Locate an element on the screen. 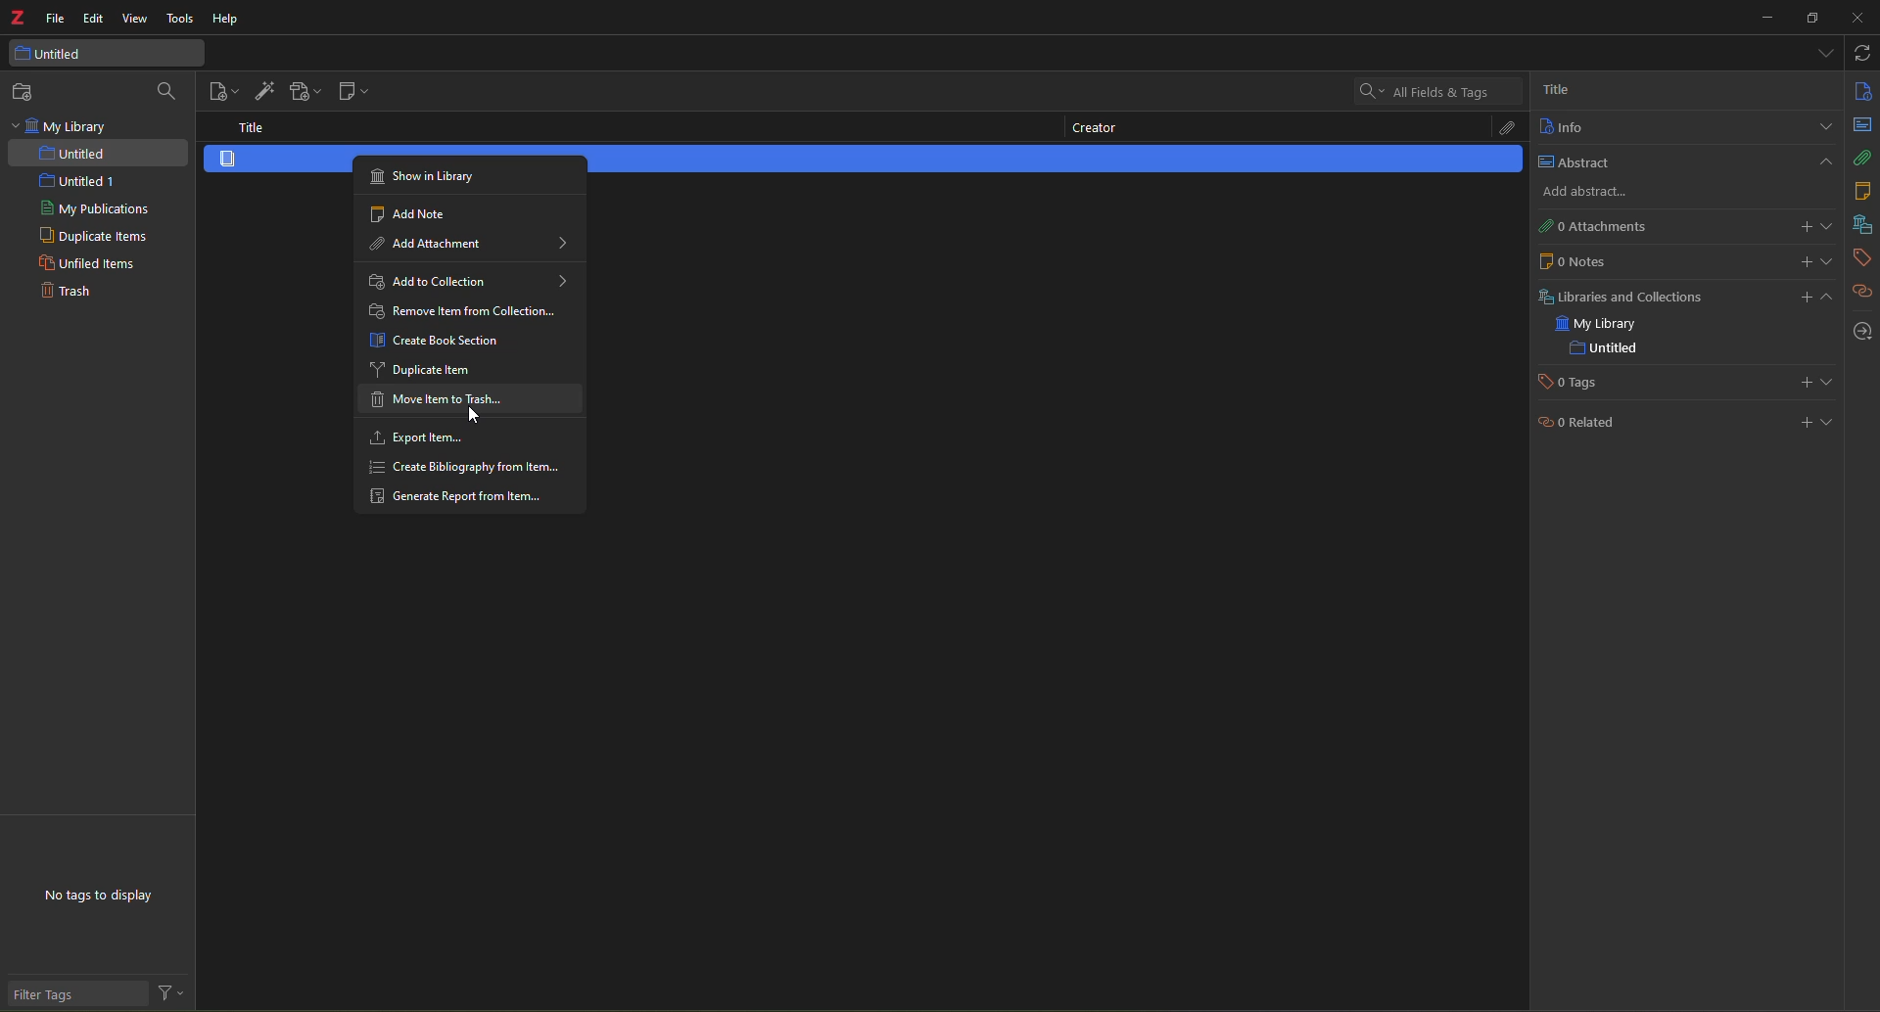 The width and height of the screenshot is (1880, 1012). duplicate items is located at coordinates (92, 237).